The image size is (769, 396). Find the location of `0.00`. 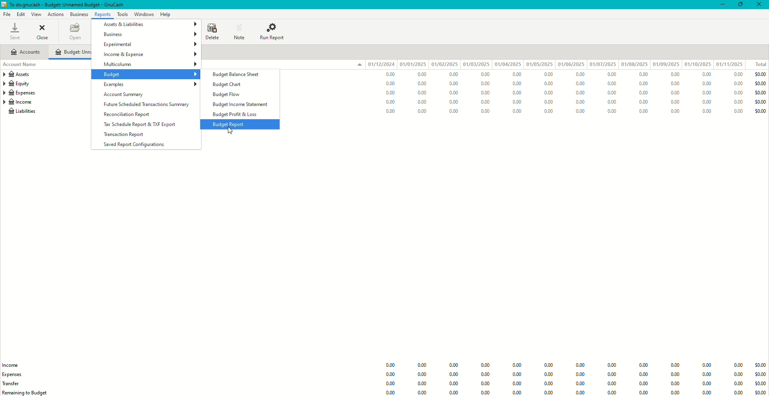

0.00 is located at coordinates (517, 102).